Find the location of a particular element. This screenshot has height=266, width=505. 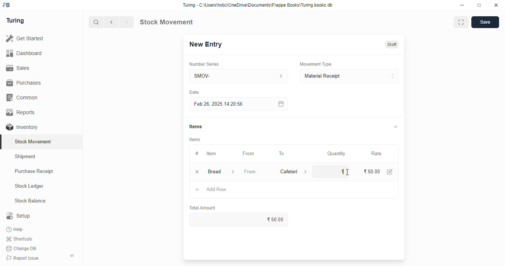

setup is located at coordinates (18, 215).